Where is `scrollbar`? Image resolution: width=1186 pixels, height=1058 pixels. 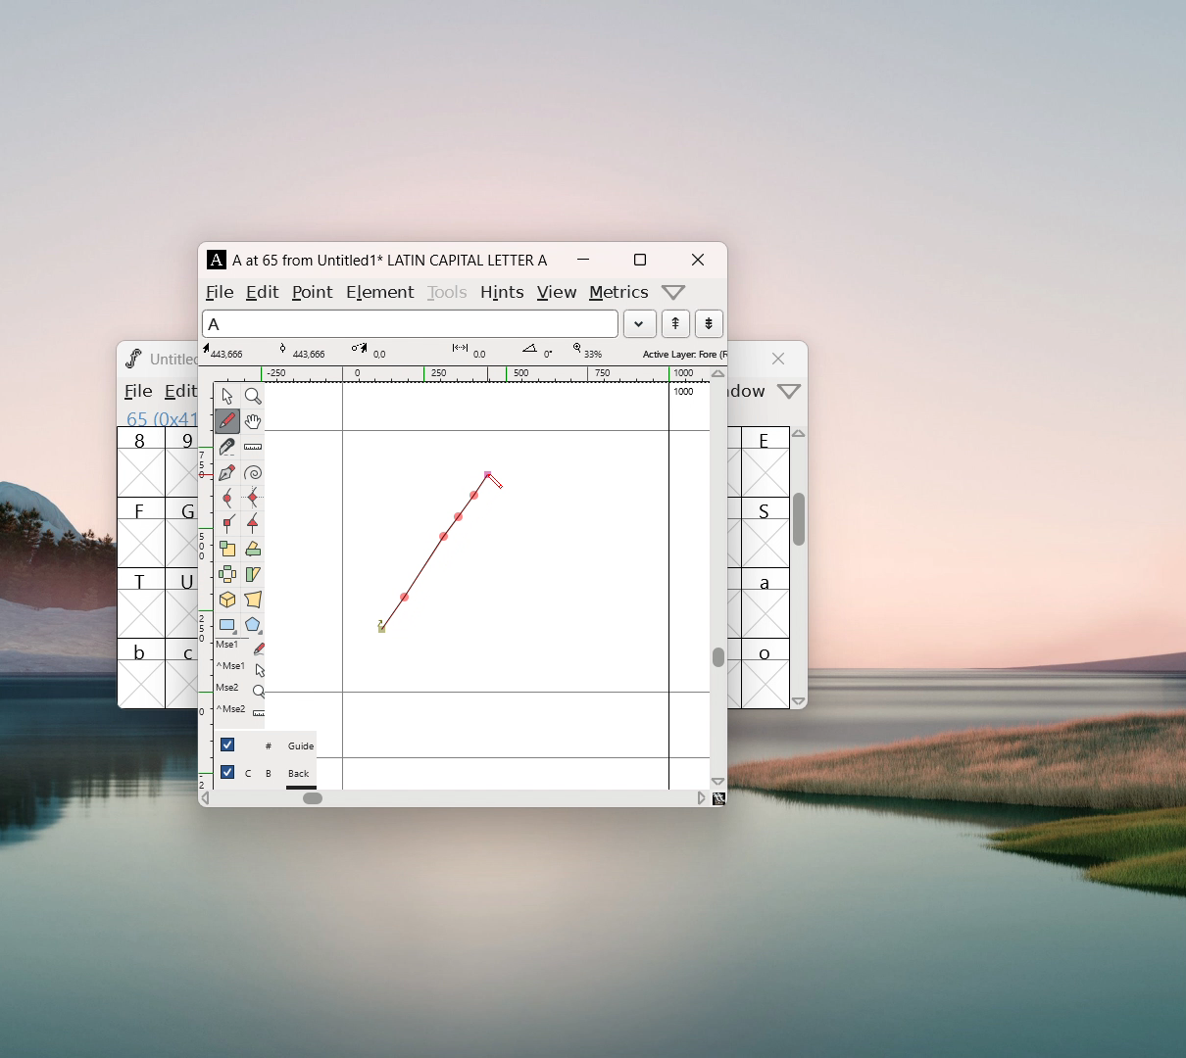 scrollbar is located at coordinates (800, 529).